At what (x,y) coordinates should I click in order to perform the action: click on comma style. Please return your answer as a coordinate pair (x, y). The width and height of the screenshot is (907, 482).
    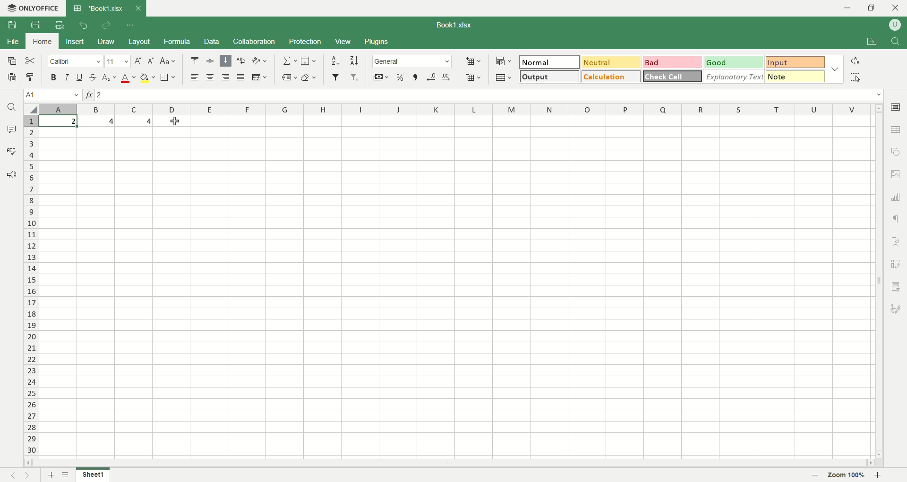
    Looking at the image, I should click on (415, 77).